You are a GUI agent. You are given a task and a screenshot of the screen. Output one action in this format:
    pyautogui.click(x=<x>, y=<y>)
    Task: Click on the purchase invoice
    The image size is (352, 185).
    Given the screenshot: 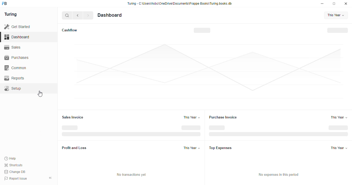 What is the action you would take?
    pyautogui.click(x=223, y=117)
    